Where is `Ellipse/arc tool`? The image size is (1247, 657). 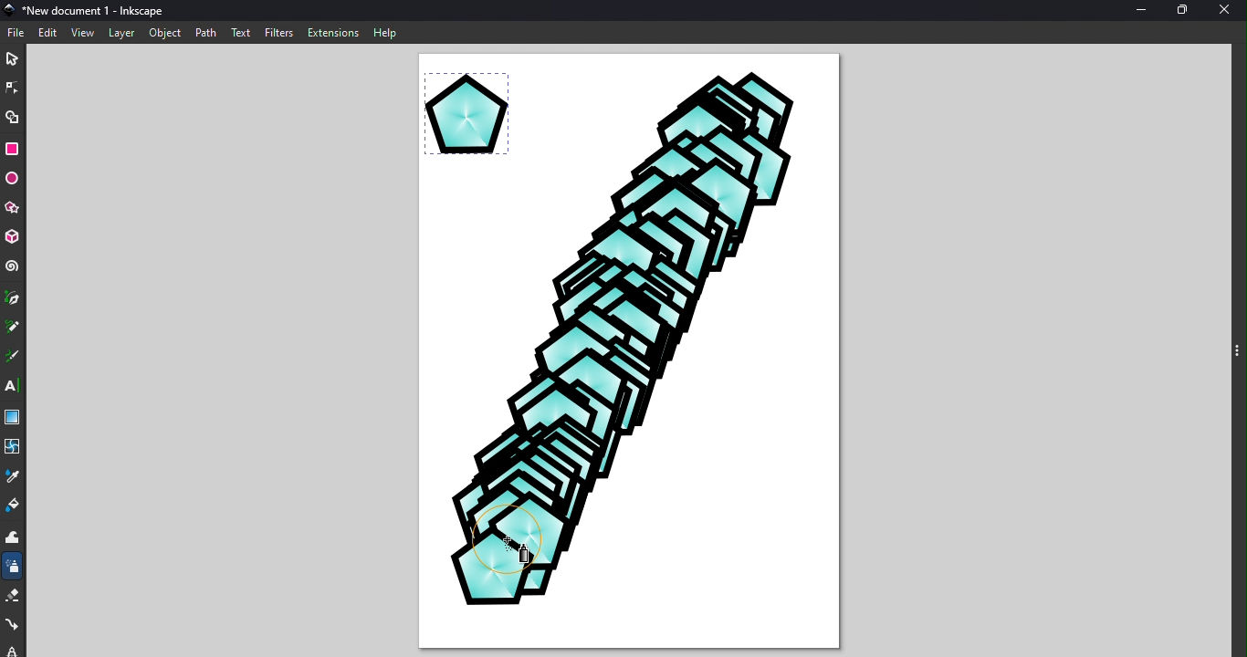 Ellipse/arc tool is located at coordinates (15, 179).